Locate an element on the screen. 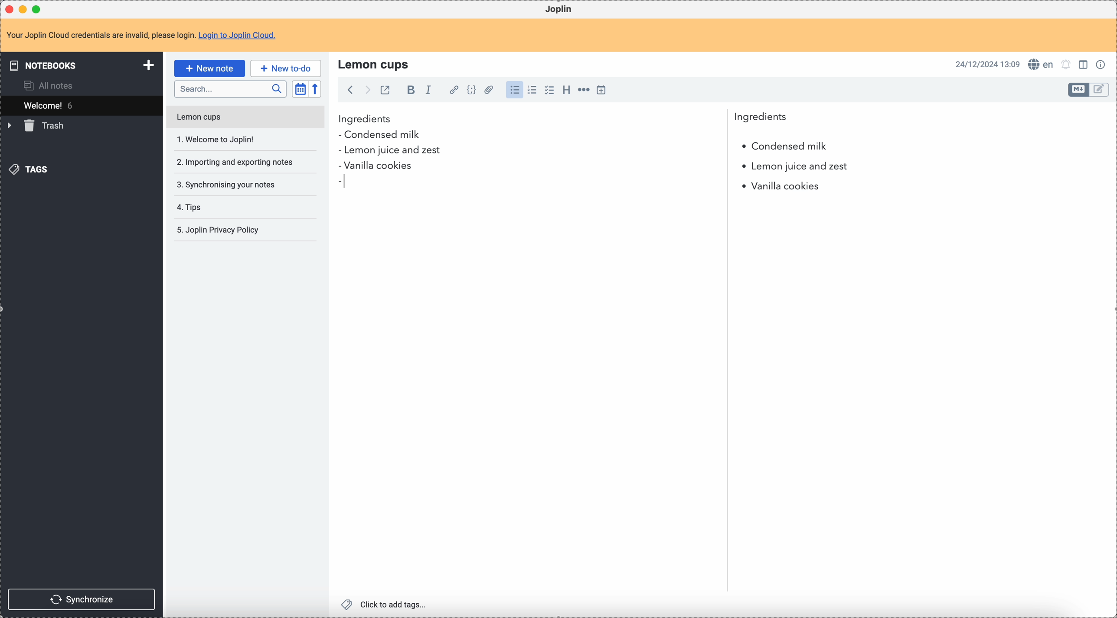 The width and height of the screenshot is (1117, 618). numbered list is located at coordinates (533, 90).